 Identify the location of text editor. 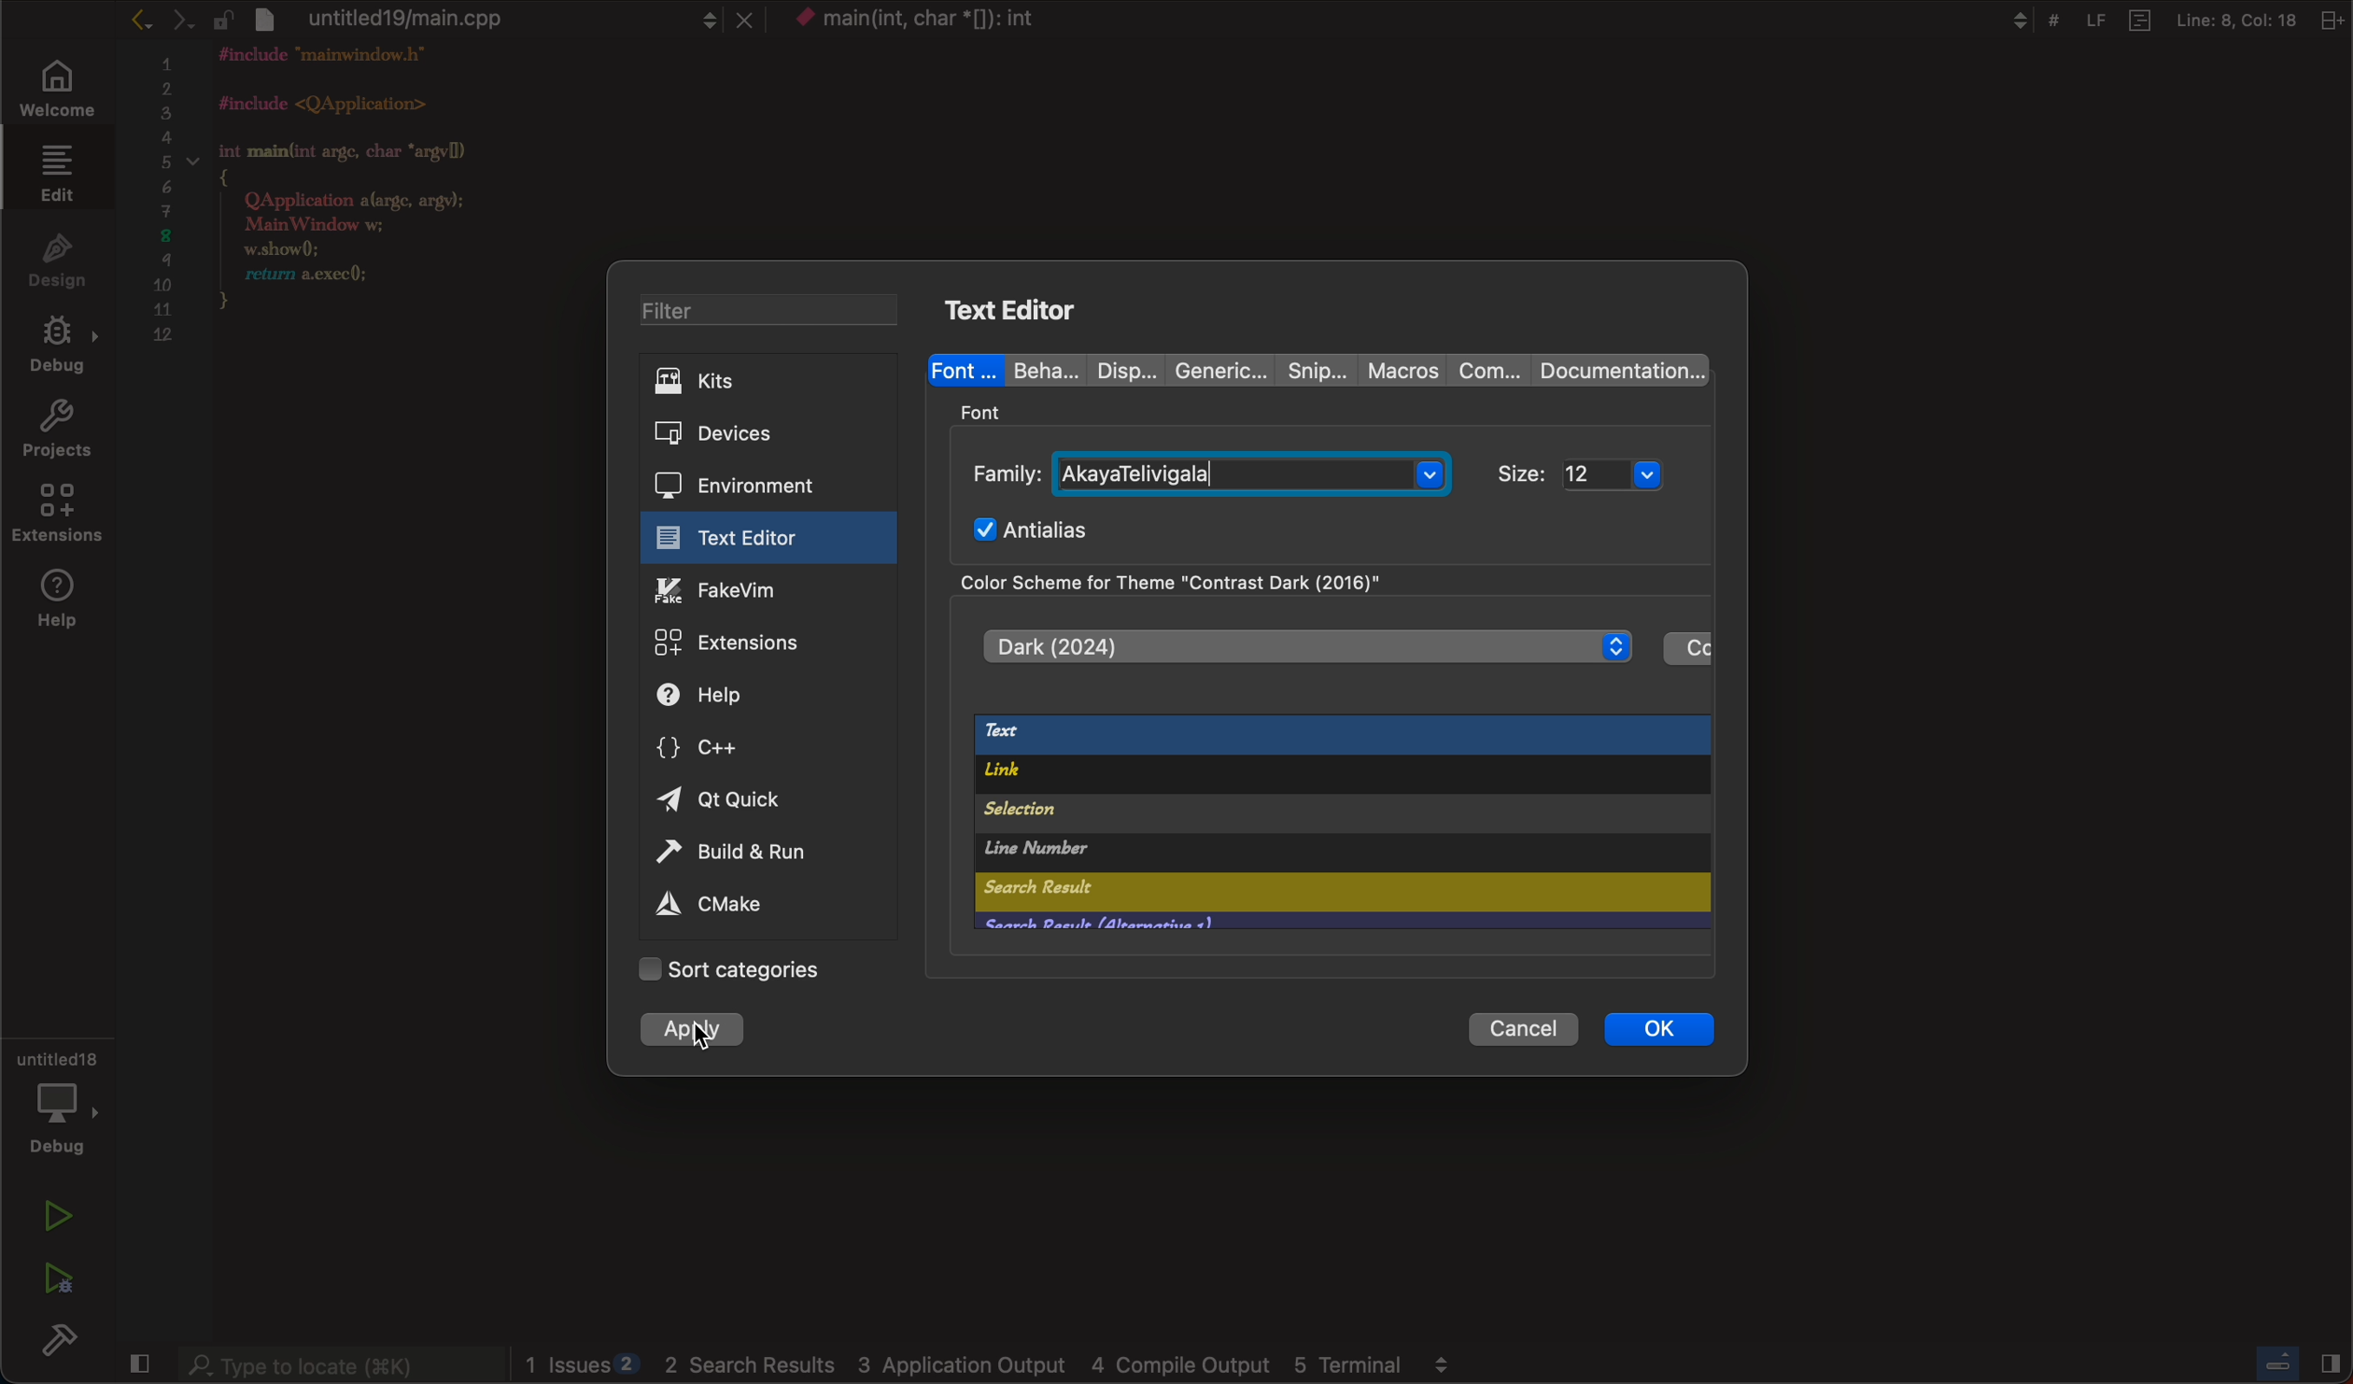
(756, 538).